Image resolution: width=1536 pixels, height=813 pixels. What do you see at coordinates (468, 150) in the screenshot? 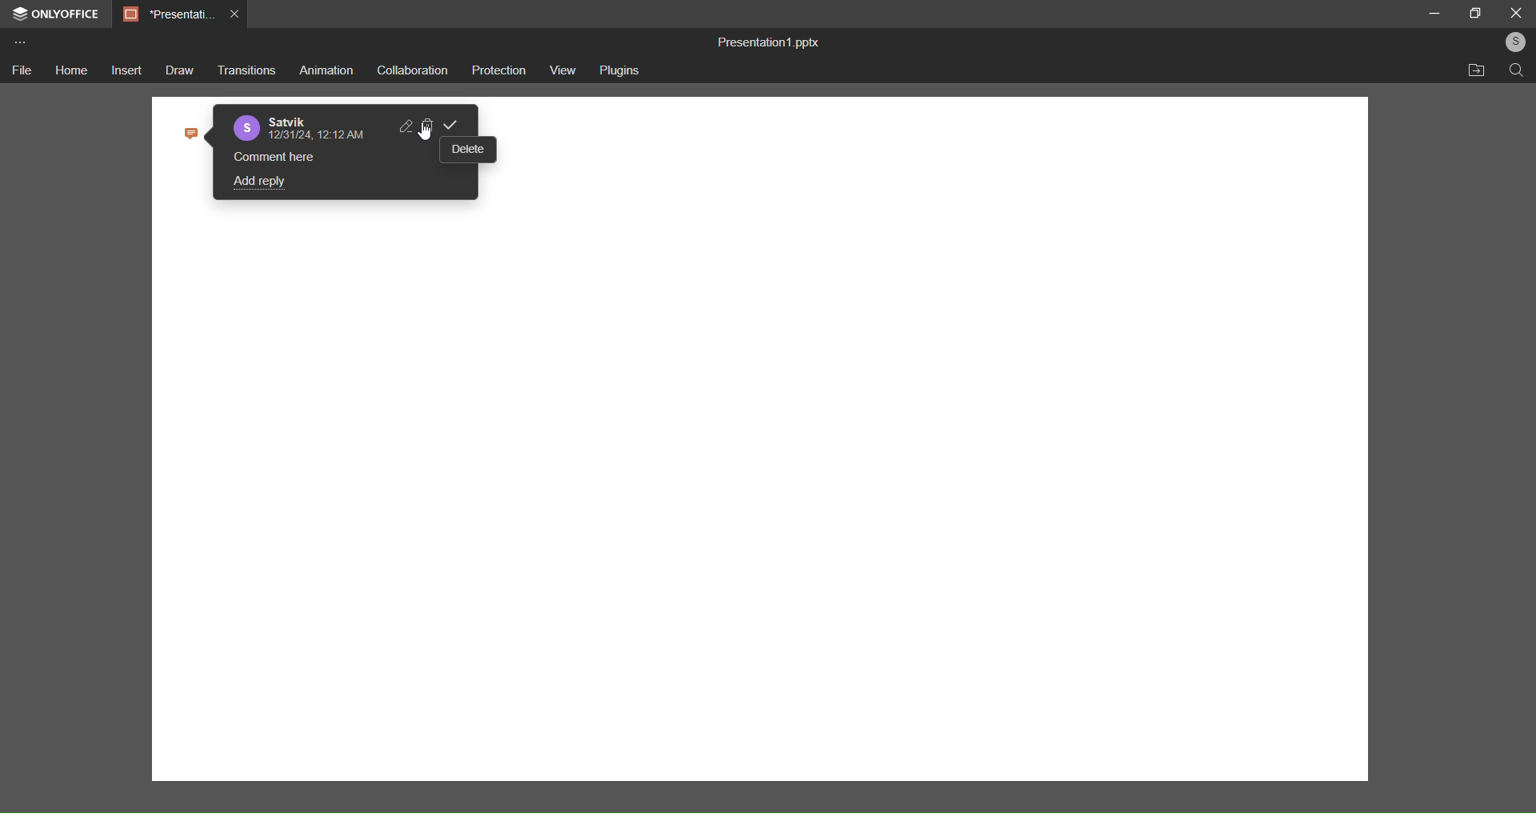
I see `delete` at bounding box center [468, 150].